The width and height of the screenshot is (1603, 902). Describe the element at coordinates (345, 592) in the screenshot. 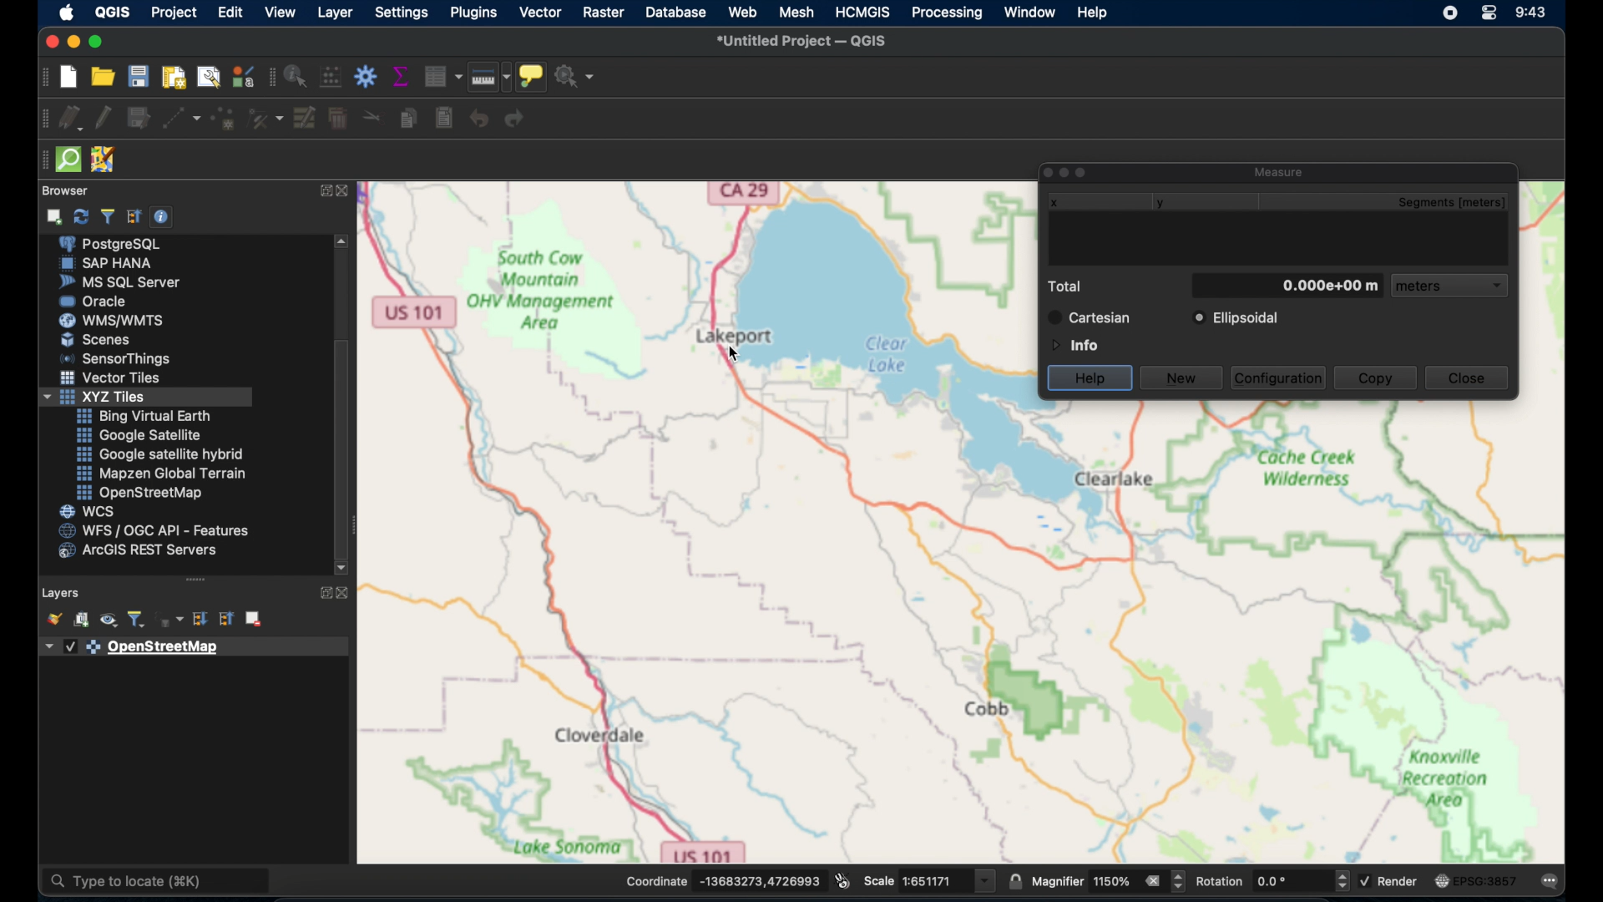

I see `close` at that location.